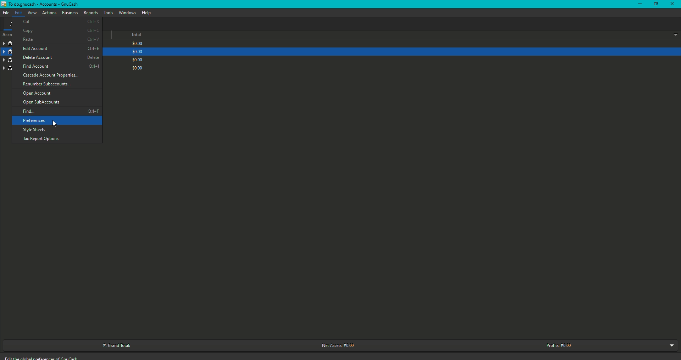  Describe the element at coordinates (90, 12) in the screenshot. I see `Reports` at that location.